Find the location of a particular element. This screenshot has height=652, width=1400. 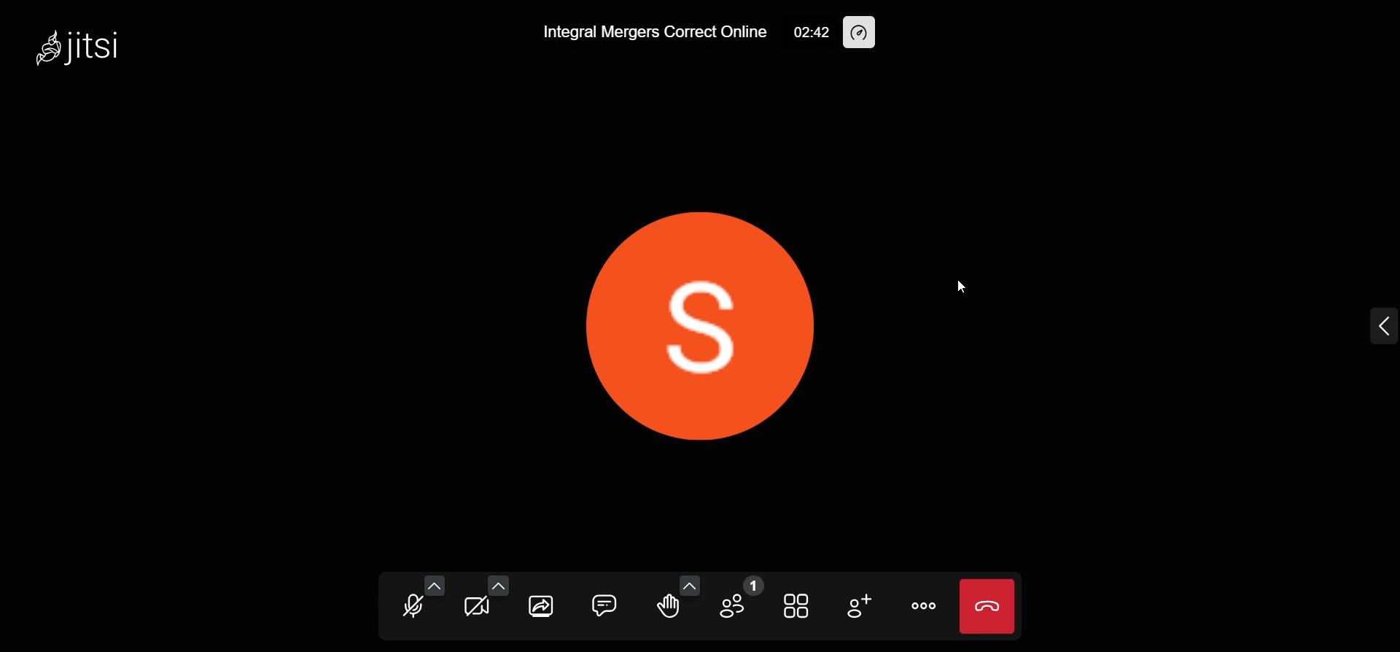

performance setting is located at coordinates (874, 31).